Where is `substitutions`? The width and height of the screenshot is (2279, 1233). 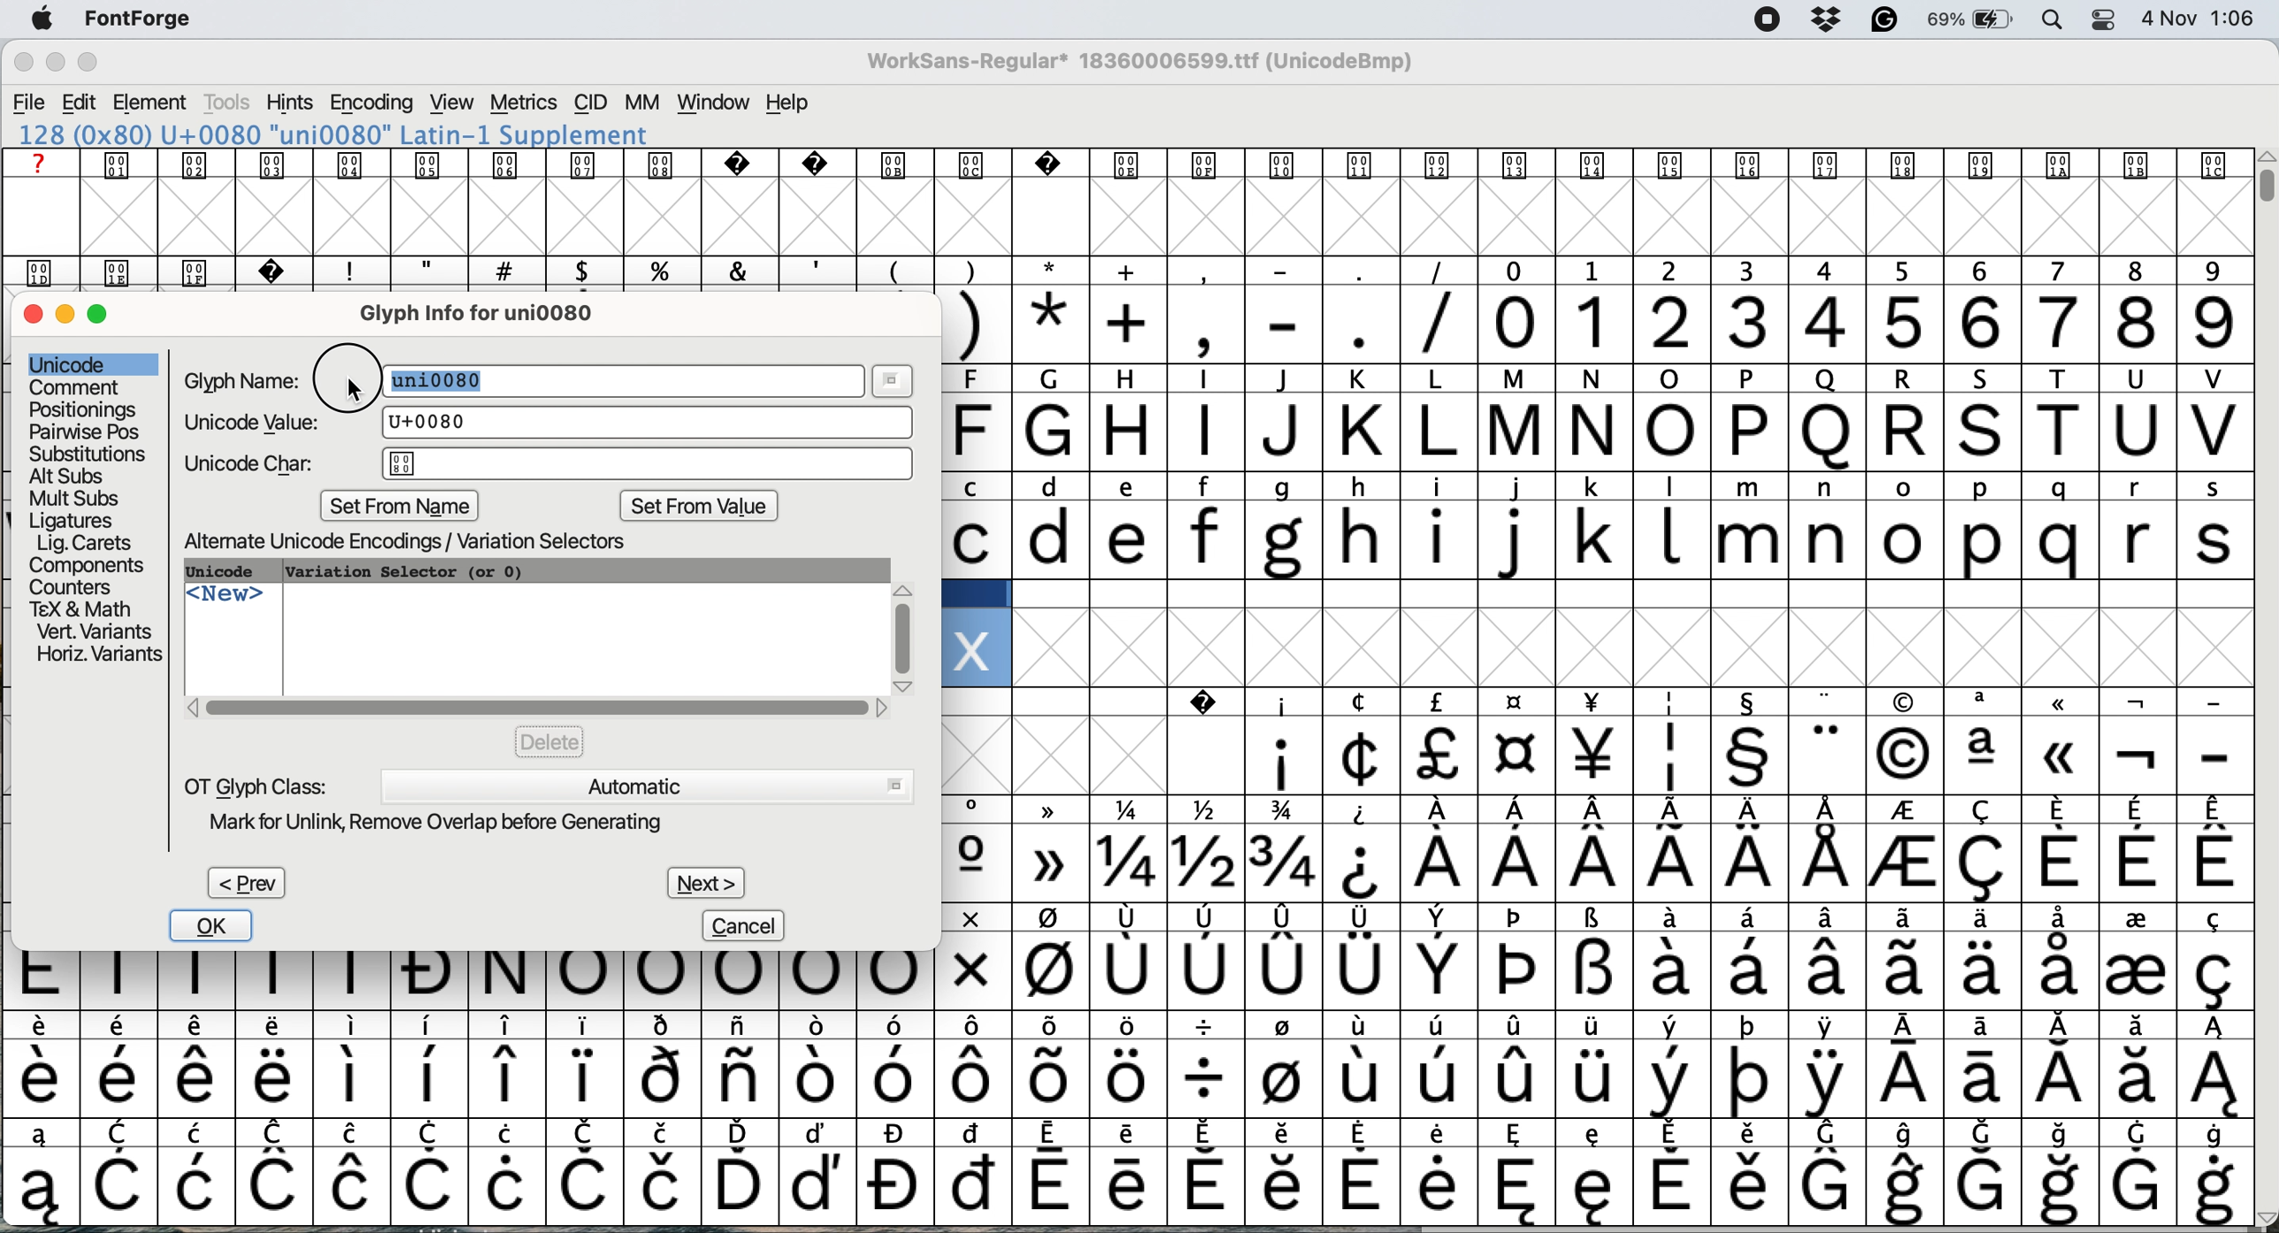
substitutions is located at coordinates (89, 454).